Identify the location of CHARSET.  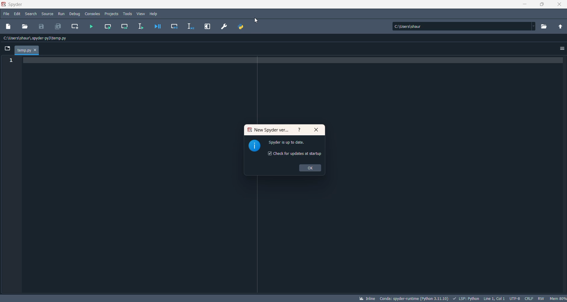
(514, 298).